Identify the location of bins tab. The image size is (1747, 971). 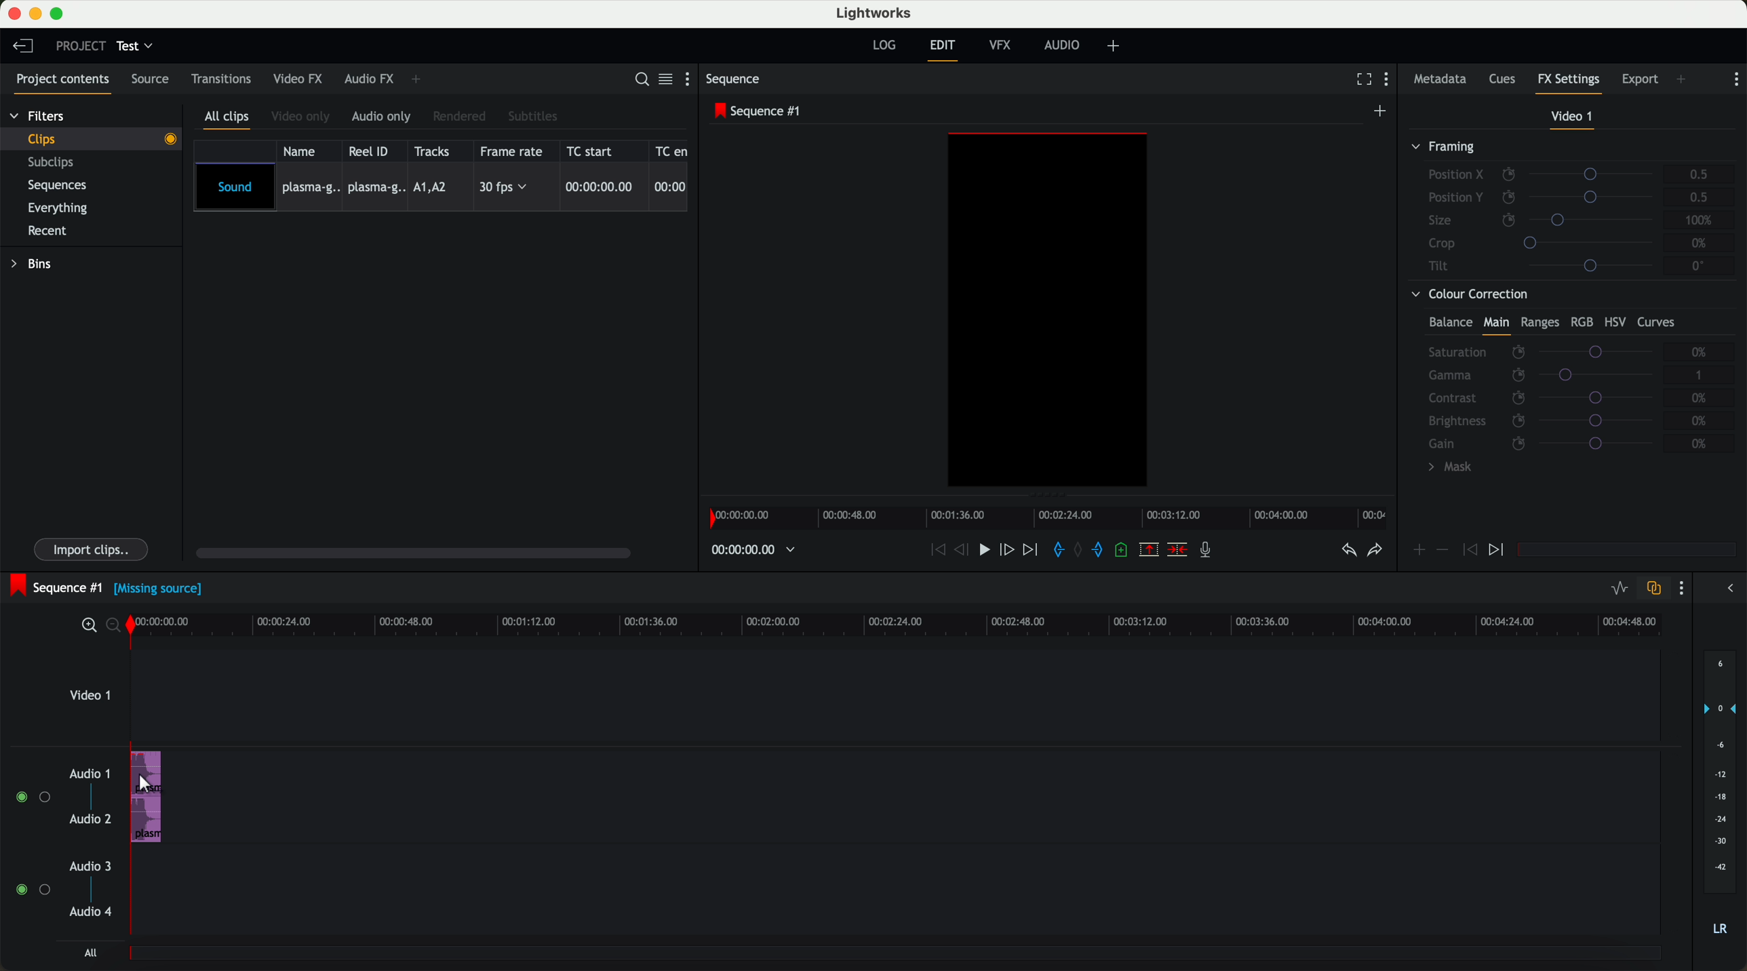
(36, 266).